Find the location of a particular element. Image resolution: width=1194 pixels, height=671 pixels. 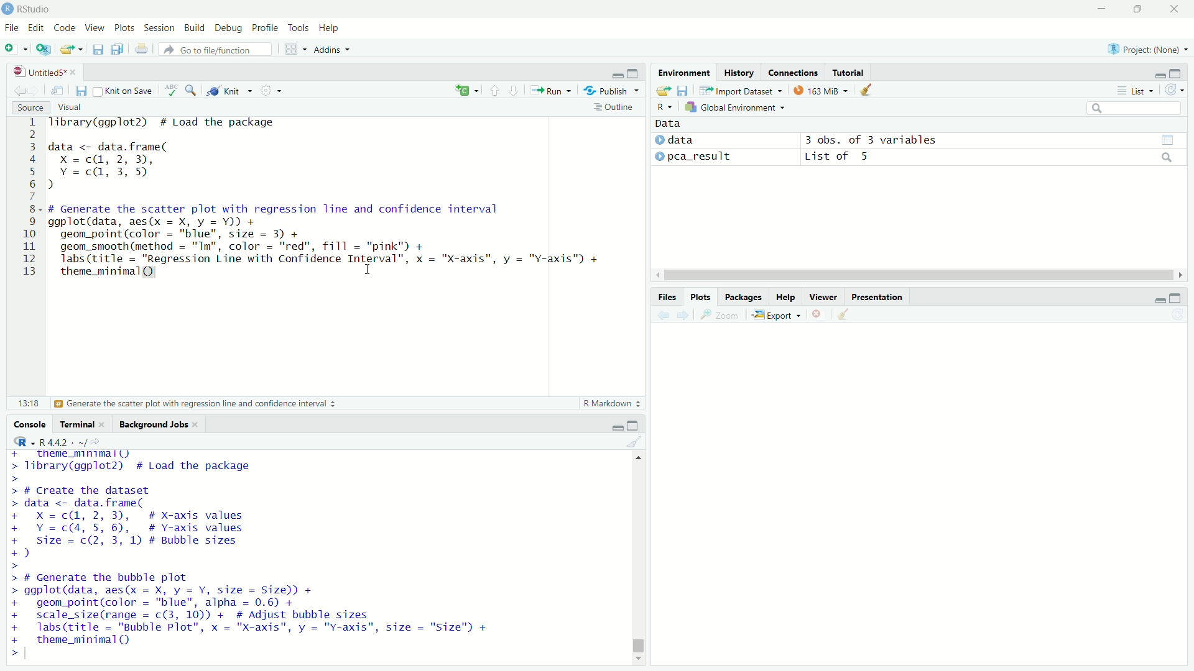

Generate the scatter plot with regression line and confidence interval is located at coordinates (196, 403).